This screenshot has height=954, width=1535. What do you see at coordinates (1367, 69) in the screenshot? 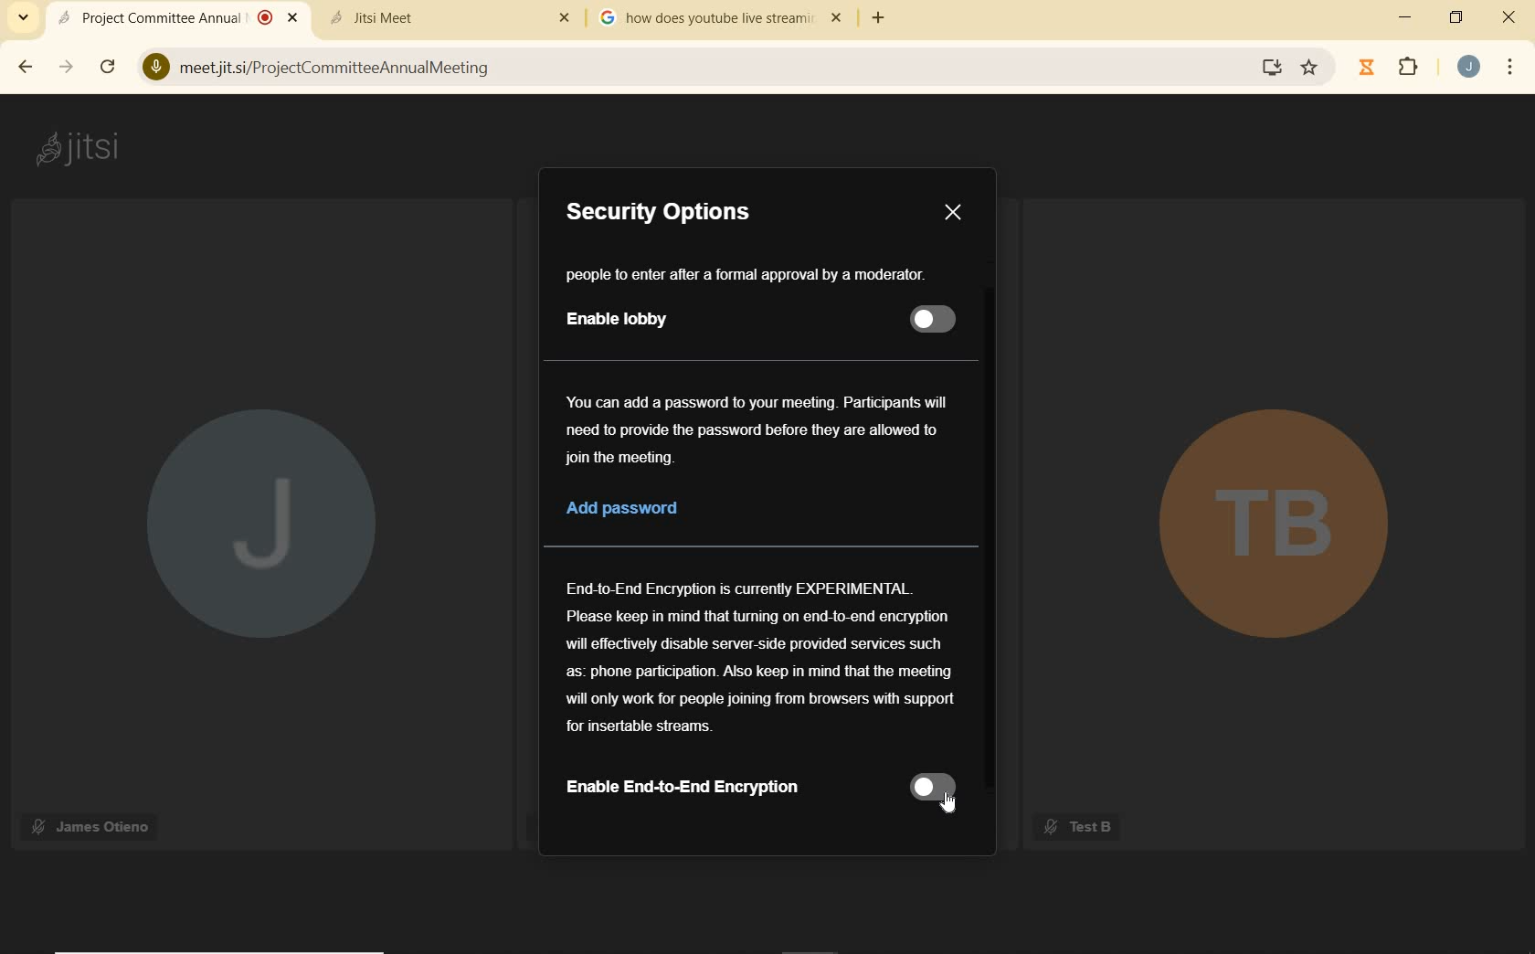
I see `Jibble` at bounding box center [1367, 69].